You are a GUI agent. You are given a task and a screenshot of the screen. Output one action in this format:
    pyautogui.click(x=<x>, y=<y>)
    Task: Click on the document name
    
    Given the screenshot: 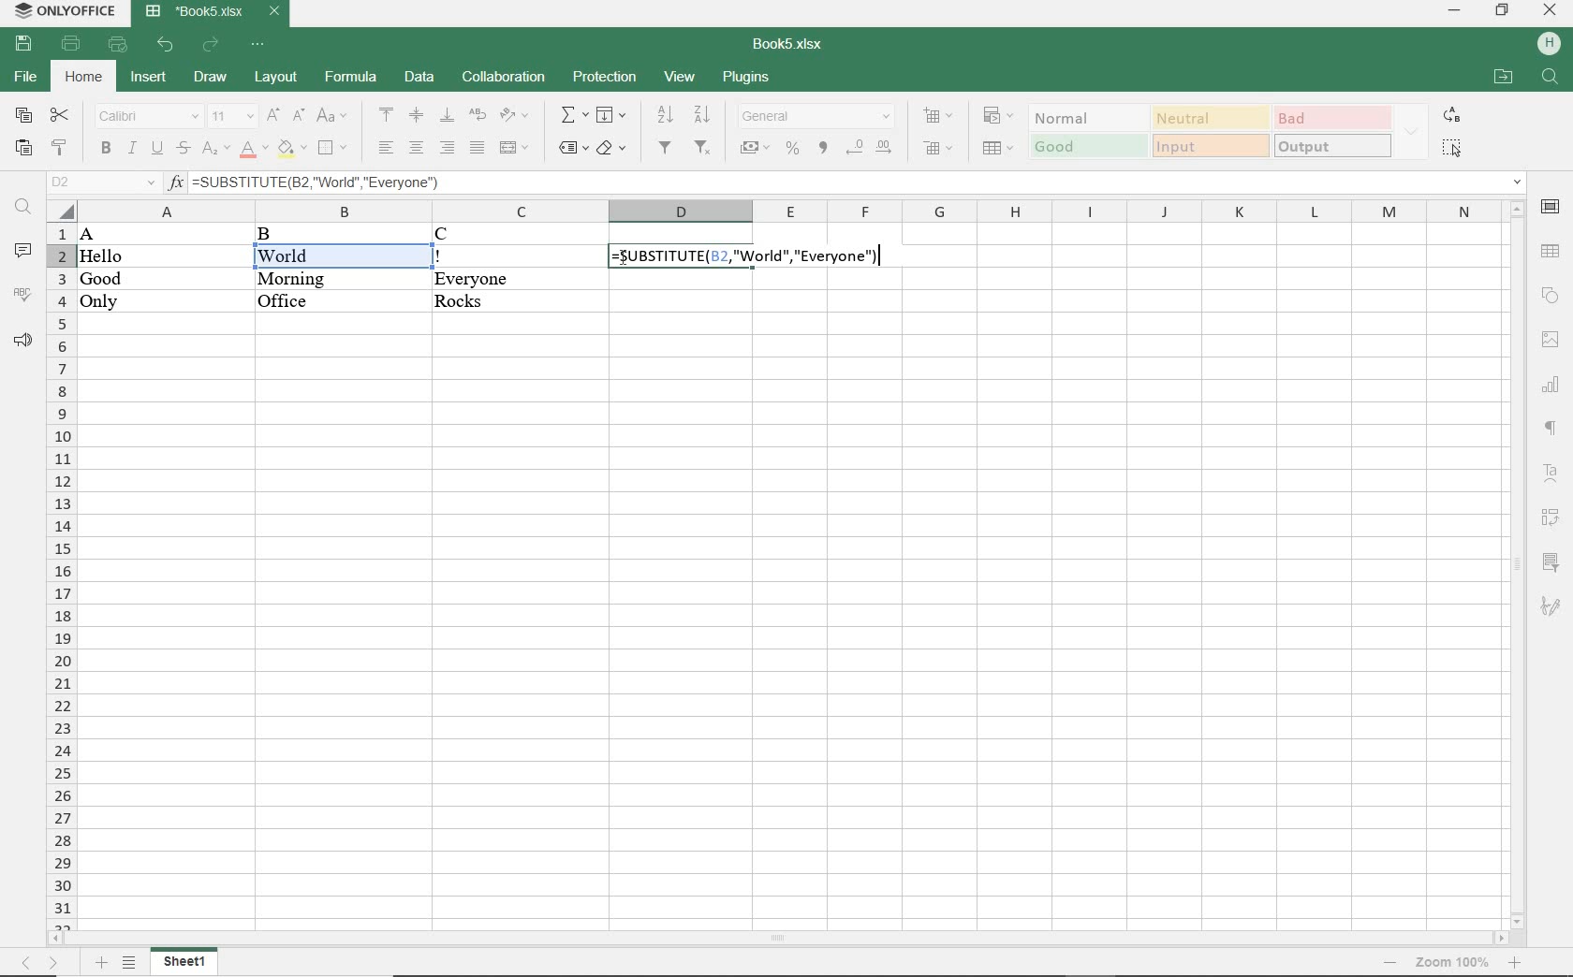 What is the action you would take?
    pyautogui.click(x=212, y=14)
    